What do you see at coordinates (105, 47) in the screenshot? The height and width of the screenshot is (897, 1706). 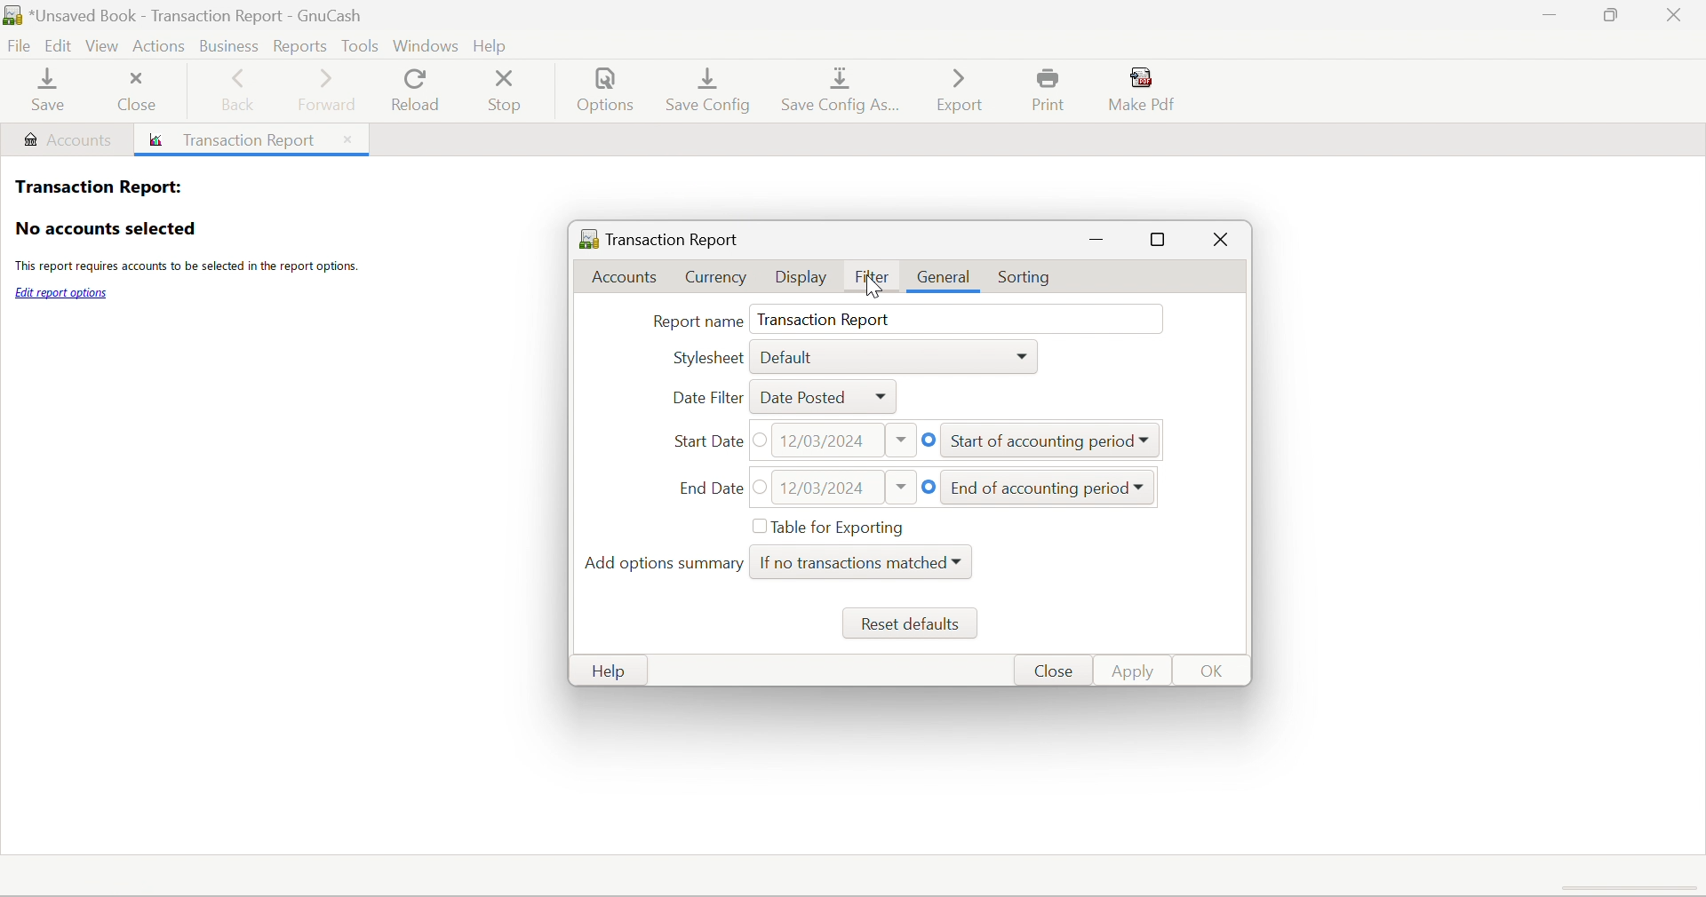 I see `View` at bounding box center [105, 47].